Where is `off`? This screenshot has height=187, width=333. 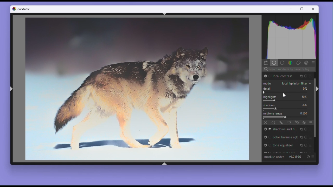 off is located at coordinates (266, 123).